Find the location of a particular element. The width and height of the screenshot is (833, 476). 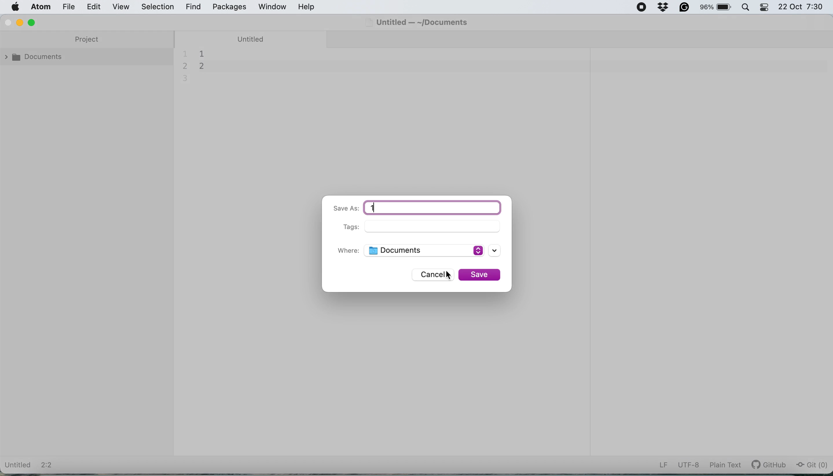

battery is located at coordinates (714, 8).